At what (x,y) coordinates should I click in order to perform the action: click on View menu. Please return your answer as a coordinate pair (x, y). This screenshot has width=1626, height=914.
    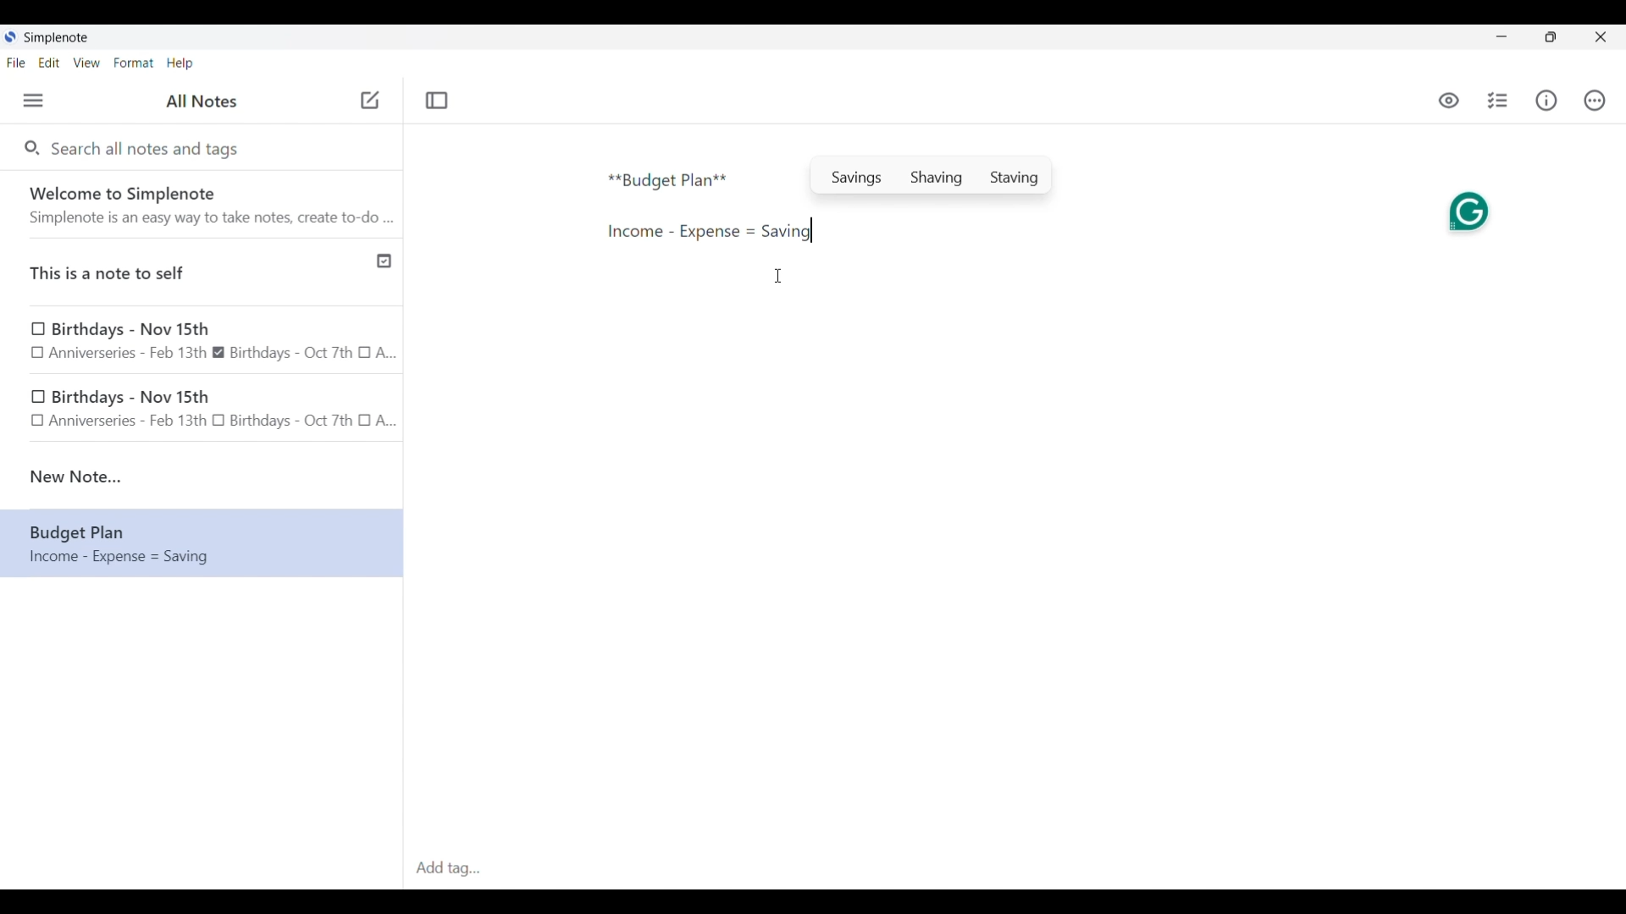
    Looking at the image, I should click on (87, 62).